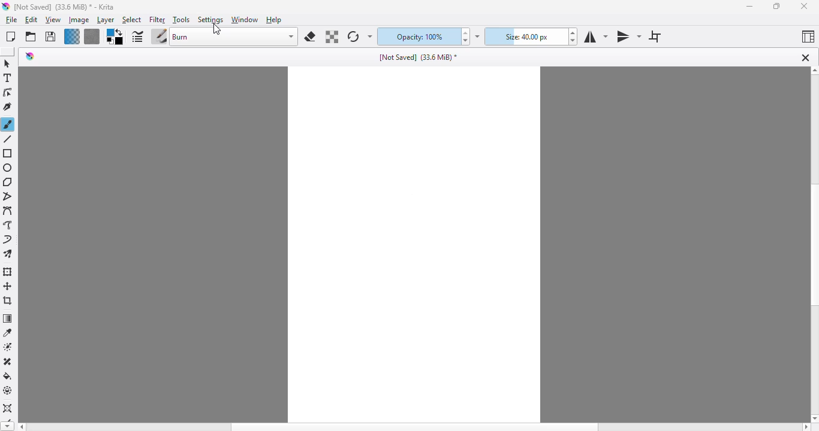  Describe the element at coordinates (9, 139) in the screenshot. I see `line tool` at that location.